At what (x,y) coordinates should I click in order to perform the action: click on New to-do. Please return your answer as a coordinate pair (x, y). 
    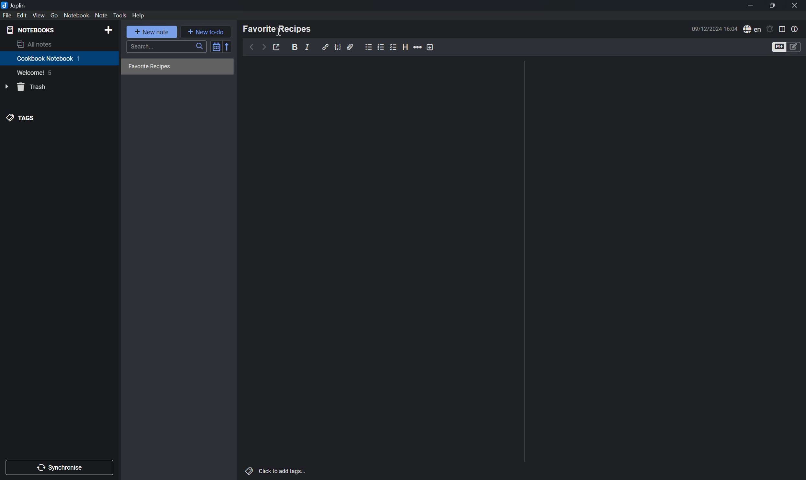
    Looking at the image, I should click on (205, 31).